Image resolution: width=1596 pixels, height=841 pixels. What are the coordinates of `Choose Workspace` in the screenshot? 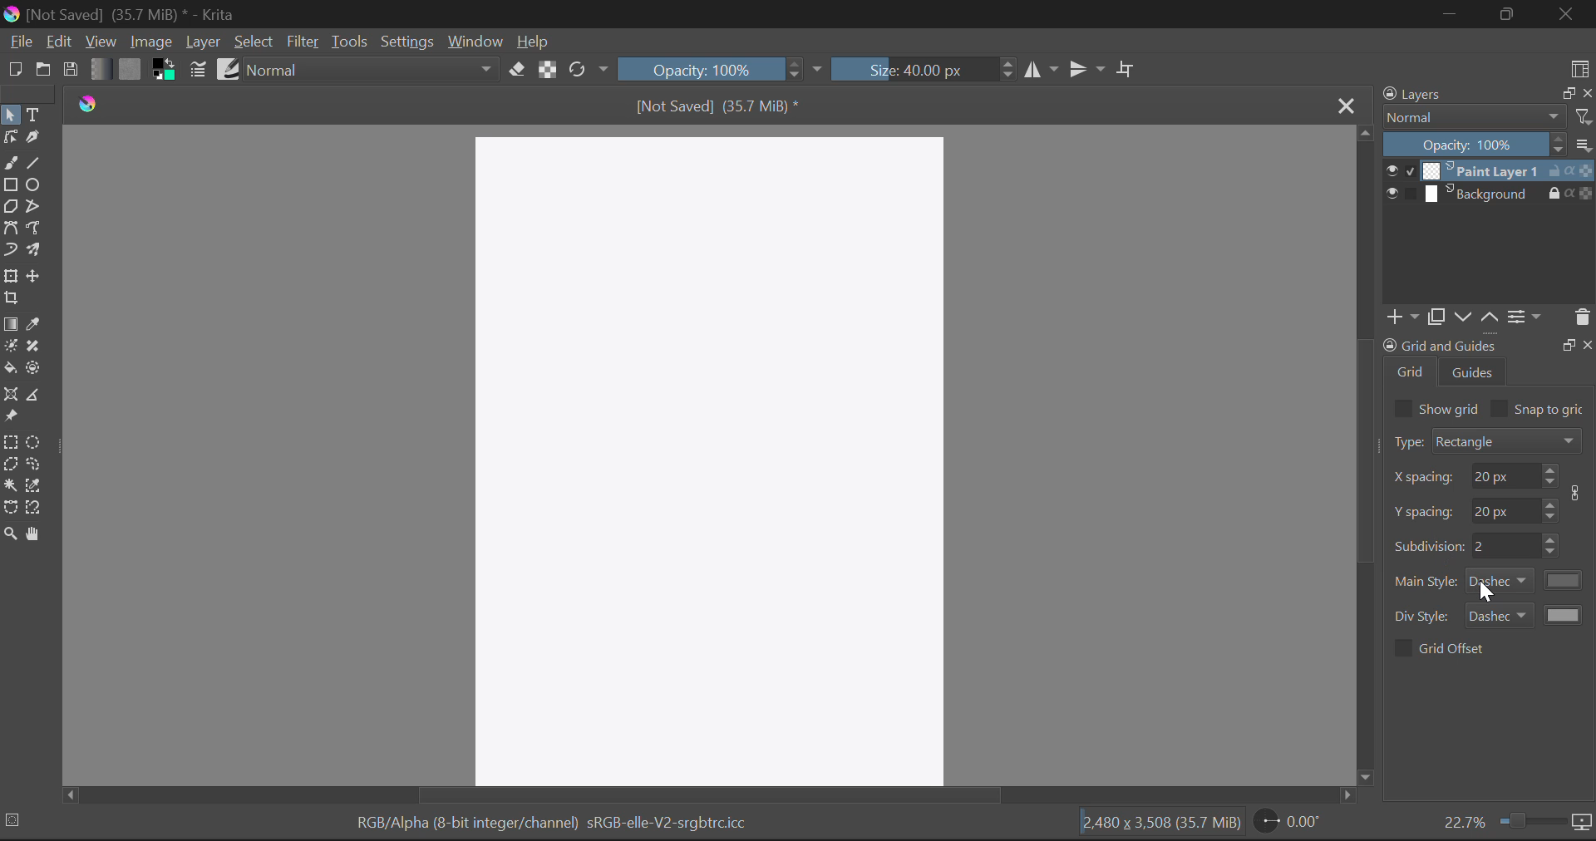 It's located at (1579, 67).